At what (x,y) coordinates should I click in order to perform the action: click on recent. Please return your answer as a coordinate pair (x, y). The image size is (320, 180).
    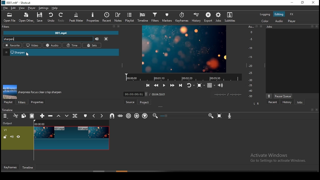
    Looking at the image, I should click on (273, 102).